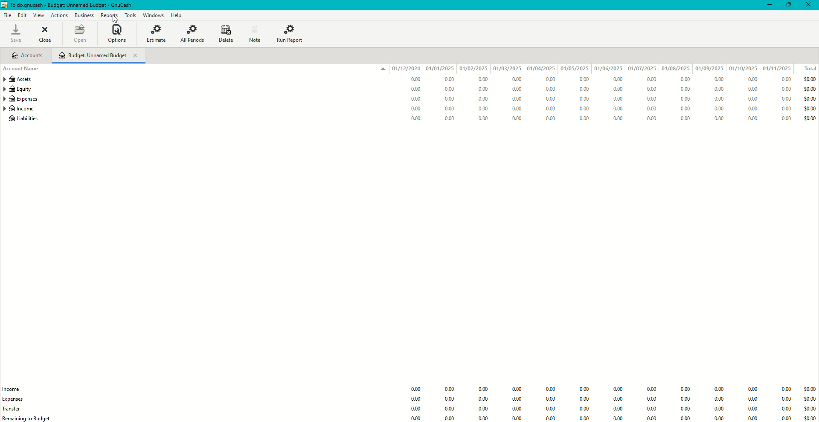  What do you see at coordinates (785, 98) in the screenshot?
I see `0.00` at bounding box center [785, 98].